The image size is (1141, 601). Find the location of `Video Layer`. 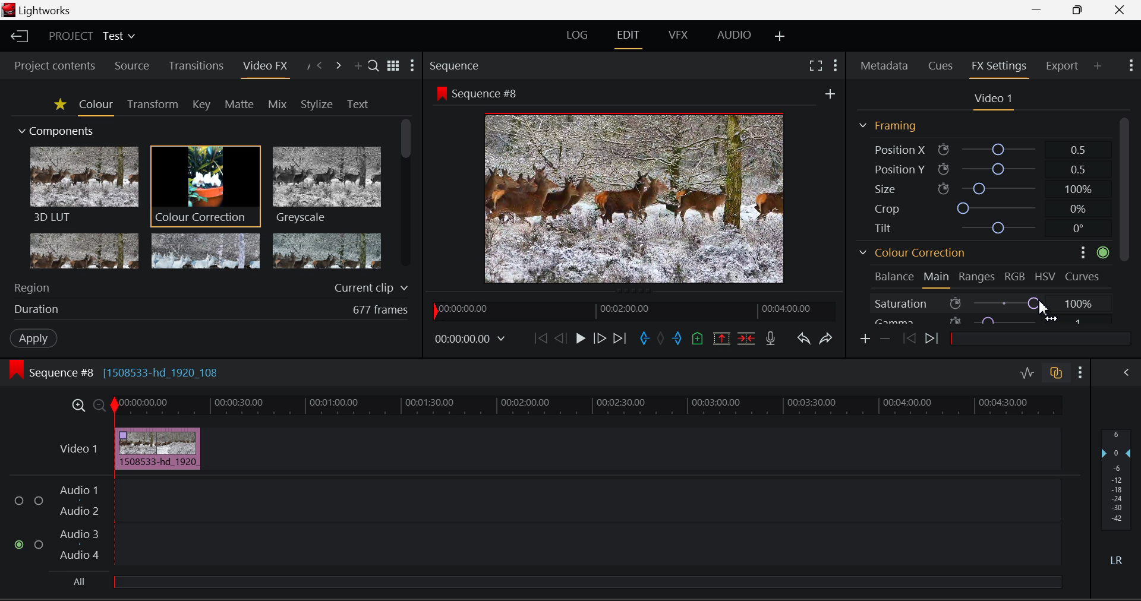

Video Layer is located at coordinates (79, 448).